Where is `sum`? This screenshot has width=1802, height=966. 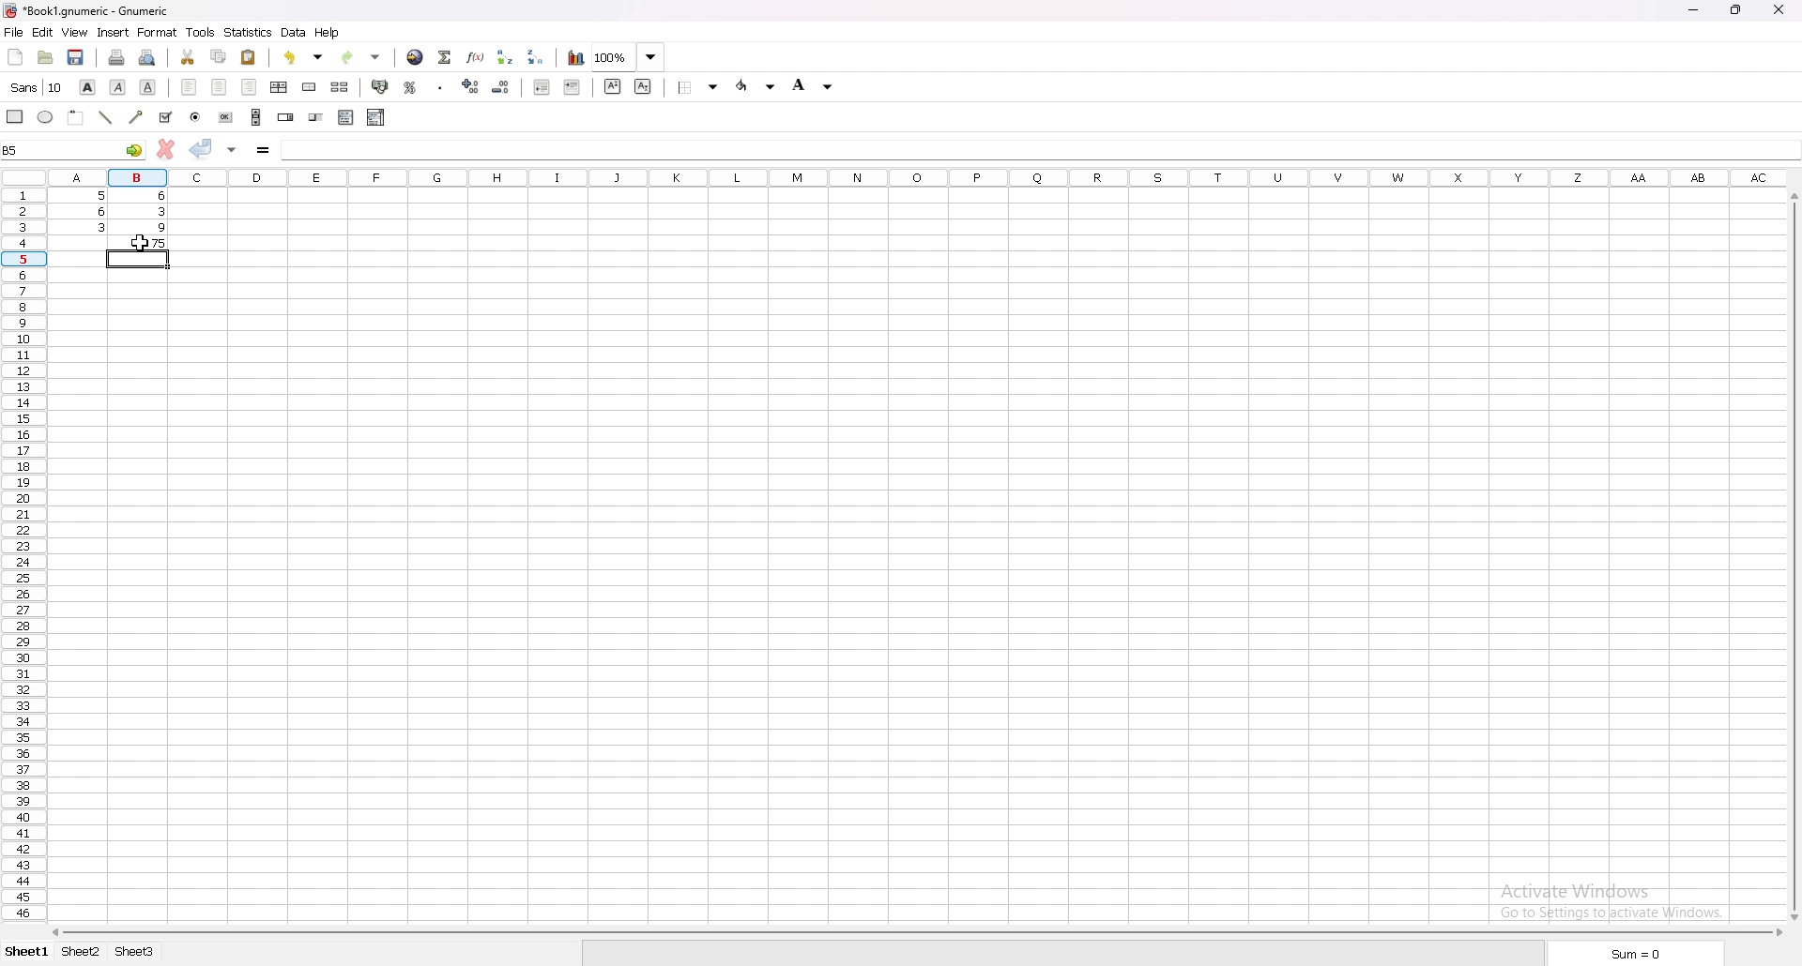
sum is located at coordinates (1631, 952).